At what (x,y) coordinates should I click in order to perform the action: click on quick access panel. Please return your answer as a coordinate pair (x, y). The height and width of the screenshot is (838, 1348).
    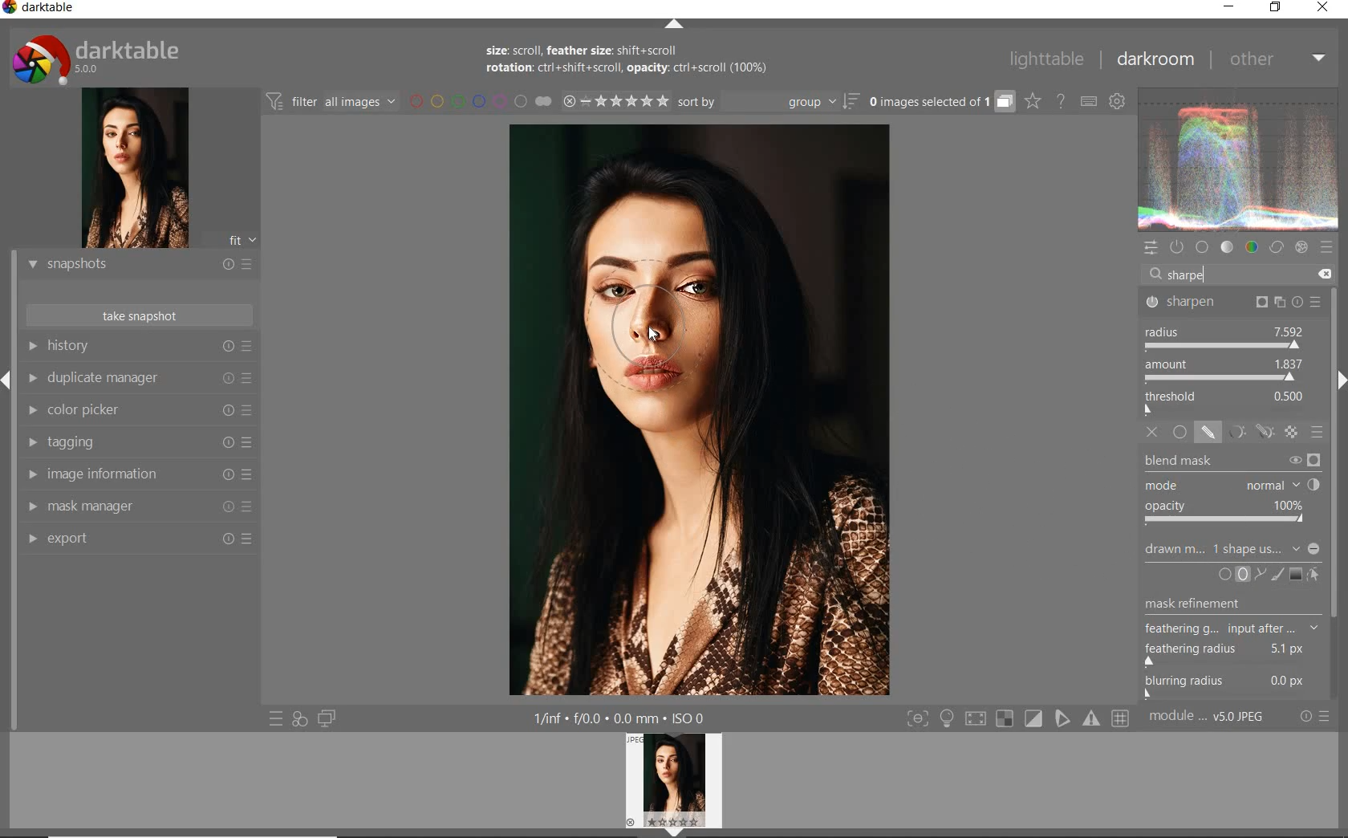
    Looking at the image, I should click on (1149, 248).